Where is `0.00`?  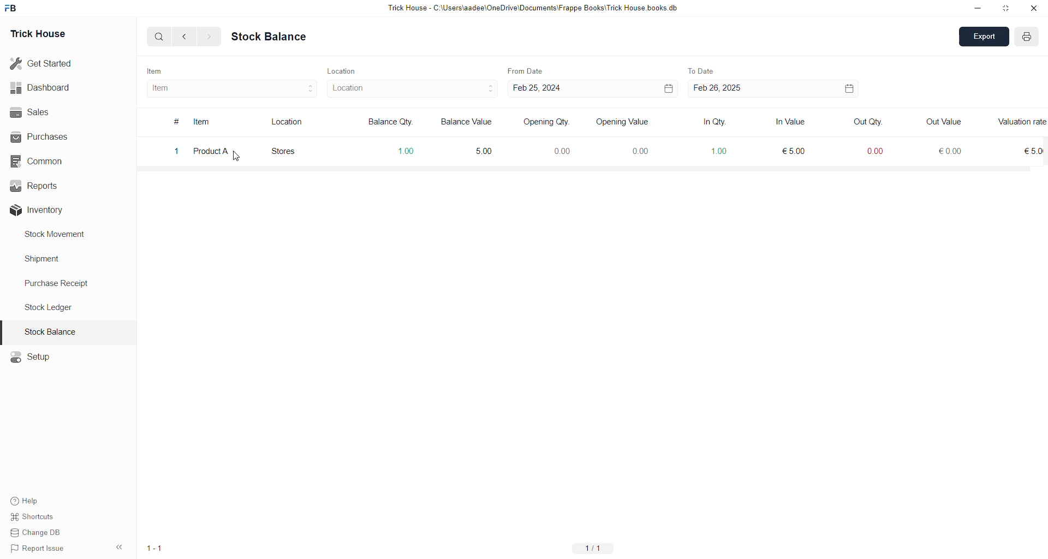
0.00 is located at coordinates (636, 151).